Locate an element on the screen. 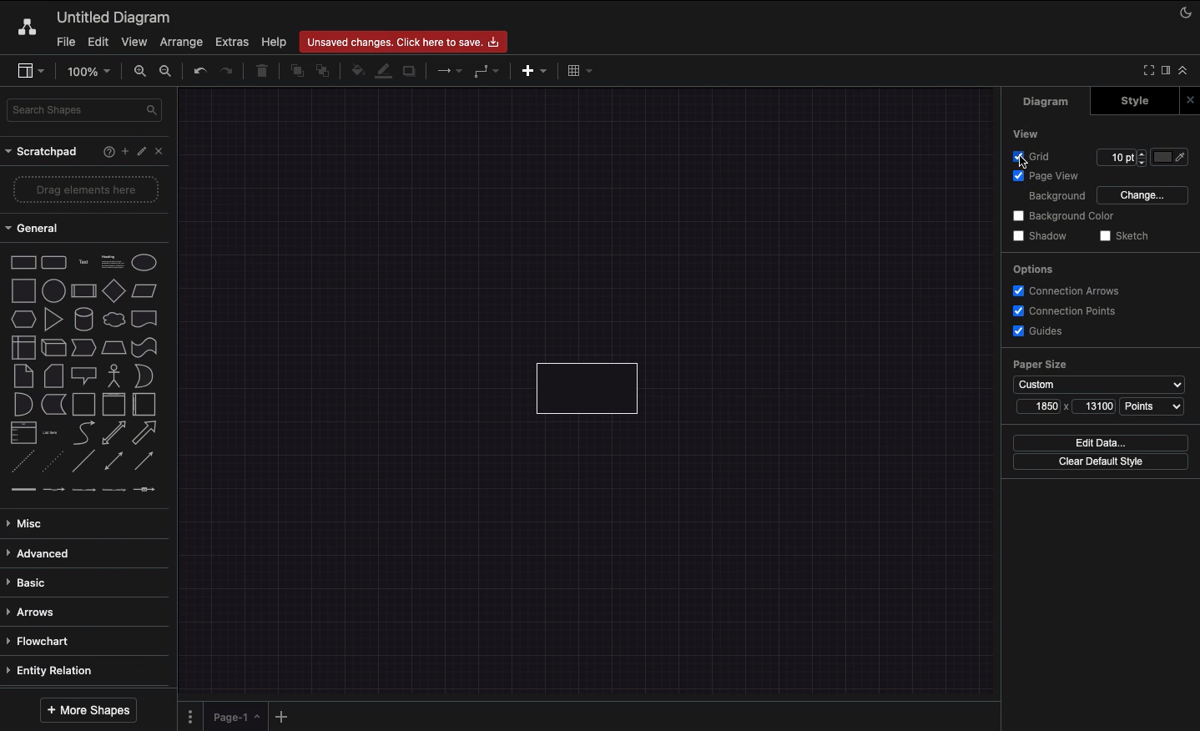 The width and height of the screenshot is (1200, 731). Fill color is located at coordinates (355, 73).